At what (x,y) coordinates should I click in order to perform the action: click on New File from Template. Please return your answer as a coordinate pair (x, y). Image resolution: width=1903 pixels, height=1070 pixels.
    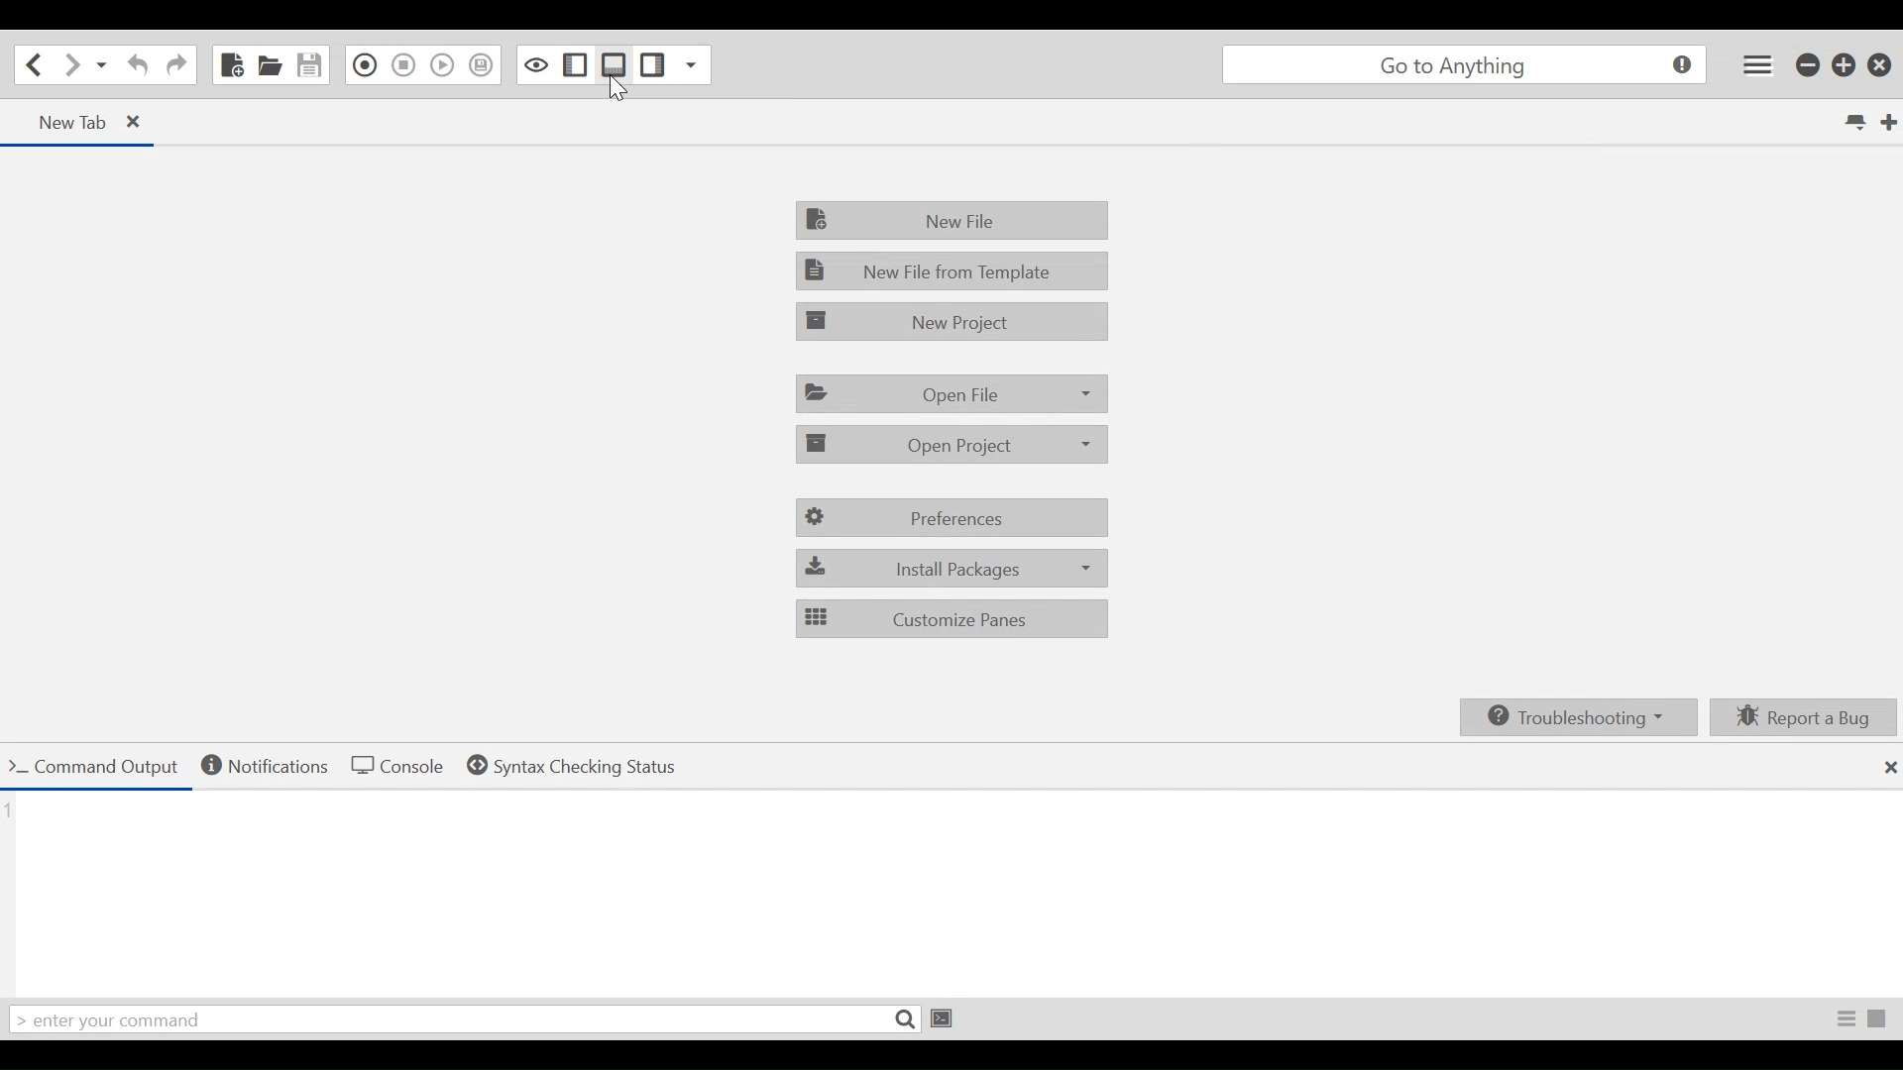
    Looking at the image, I should click on (953, 270).